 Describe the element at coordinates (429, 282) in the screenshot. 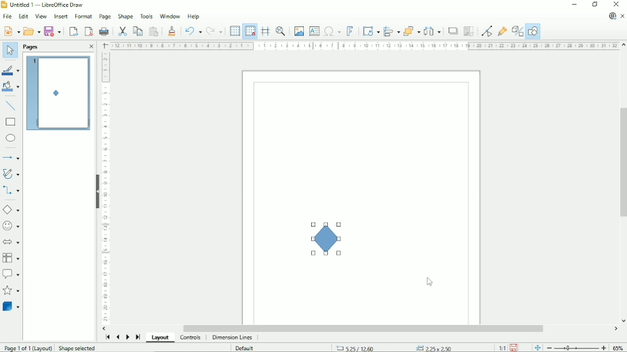

I see `Cursor` at that location.